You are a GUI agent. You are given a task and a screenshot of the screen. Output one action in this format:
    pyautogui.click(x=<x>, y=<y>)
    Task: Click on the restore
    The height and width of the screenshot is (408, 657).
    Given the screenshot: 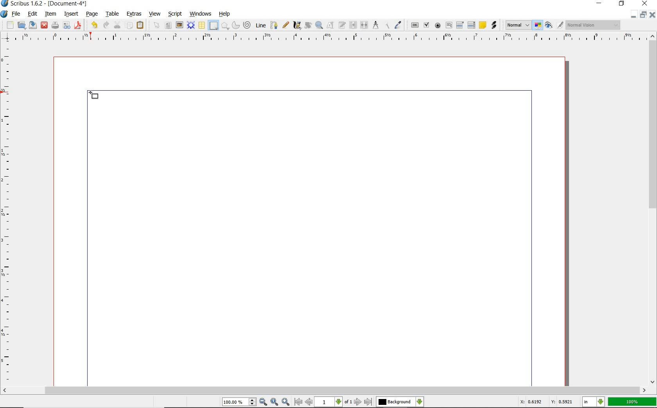 What is the action you would take?
    pyautogui.click(x=643, y=15)
    